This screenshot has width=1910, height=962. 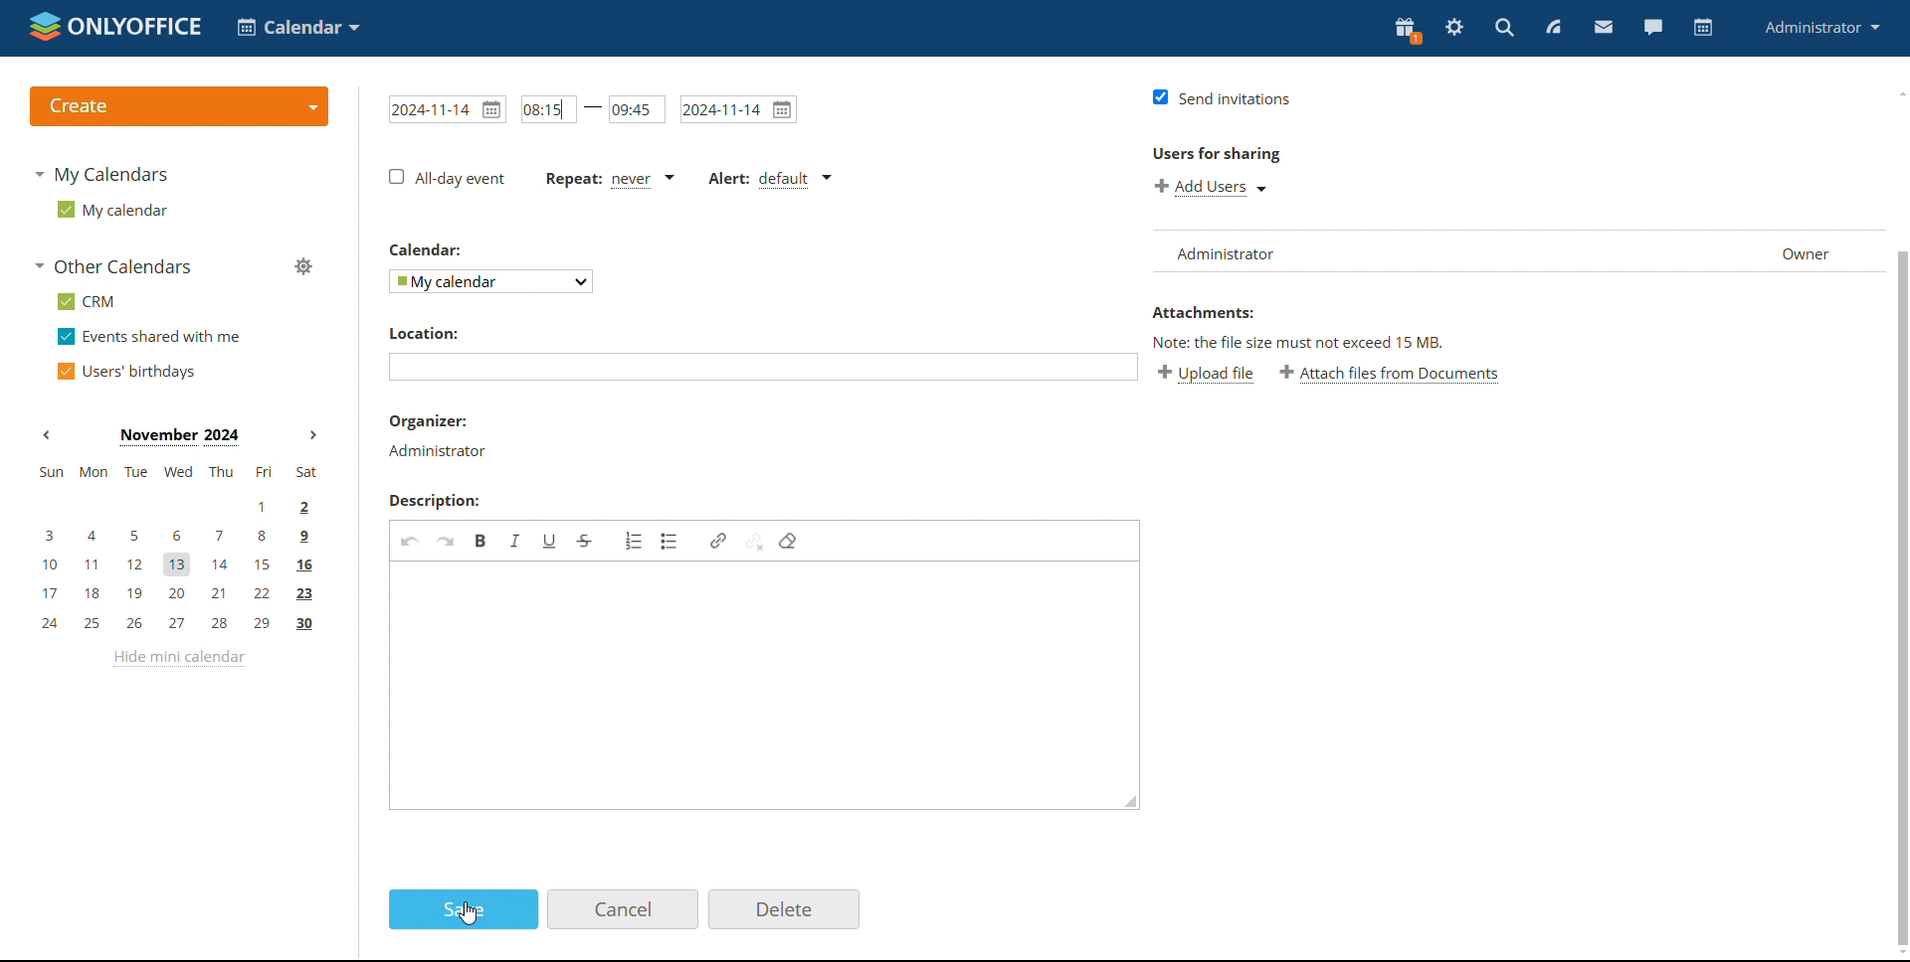 What do you see at coordinates (177, 659) in the screenshot?
I see `hide mini calendar` at bounding box center [177, 659].